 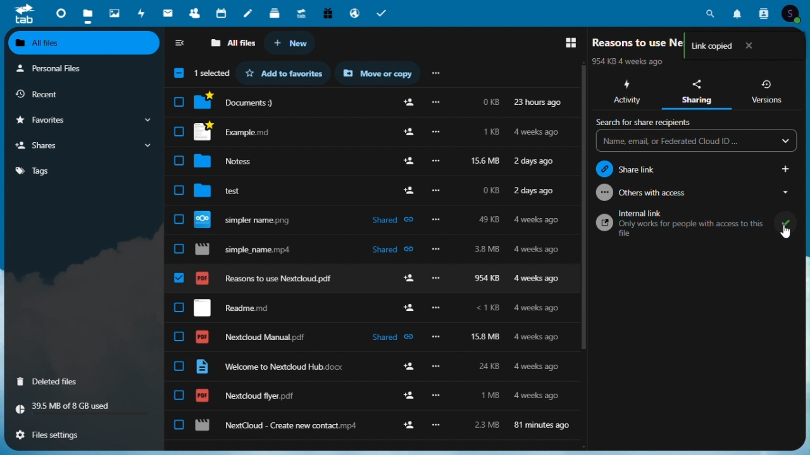 What do you see at coordinates (115, 12) in the screenshot?
I see `Photos` at bounding box center [115, 12].